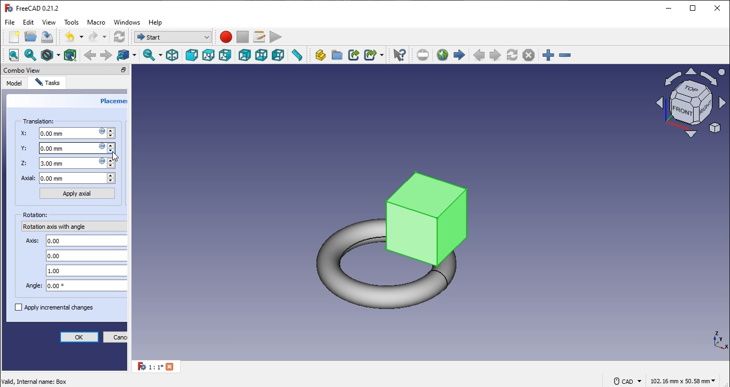 The height and width of the screenshot is (387, 730). Describe the element at coordinates (171, 36) in the screenshot. I see `workbench` at that location.